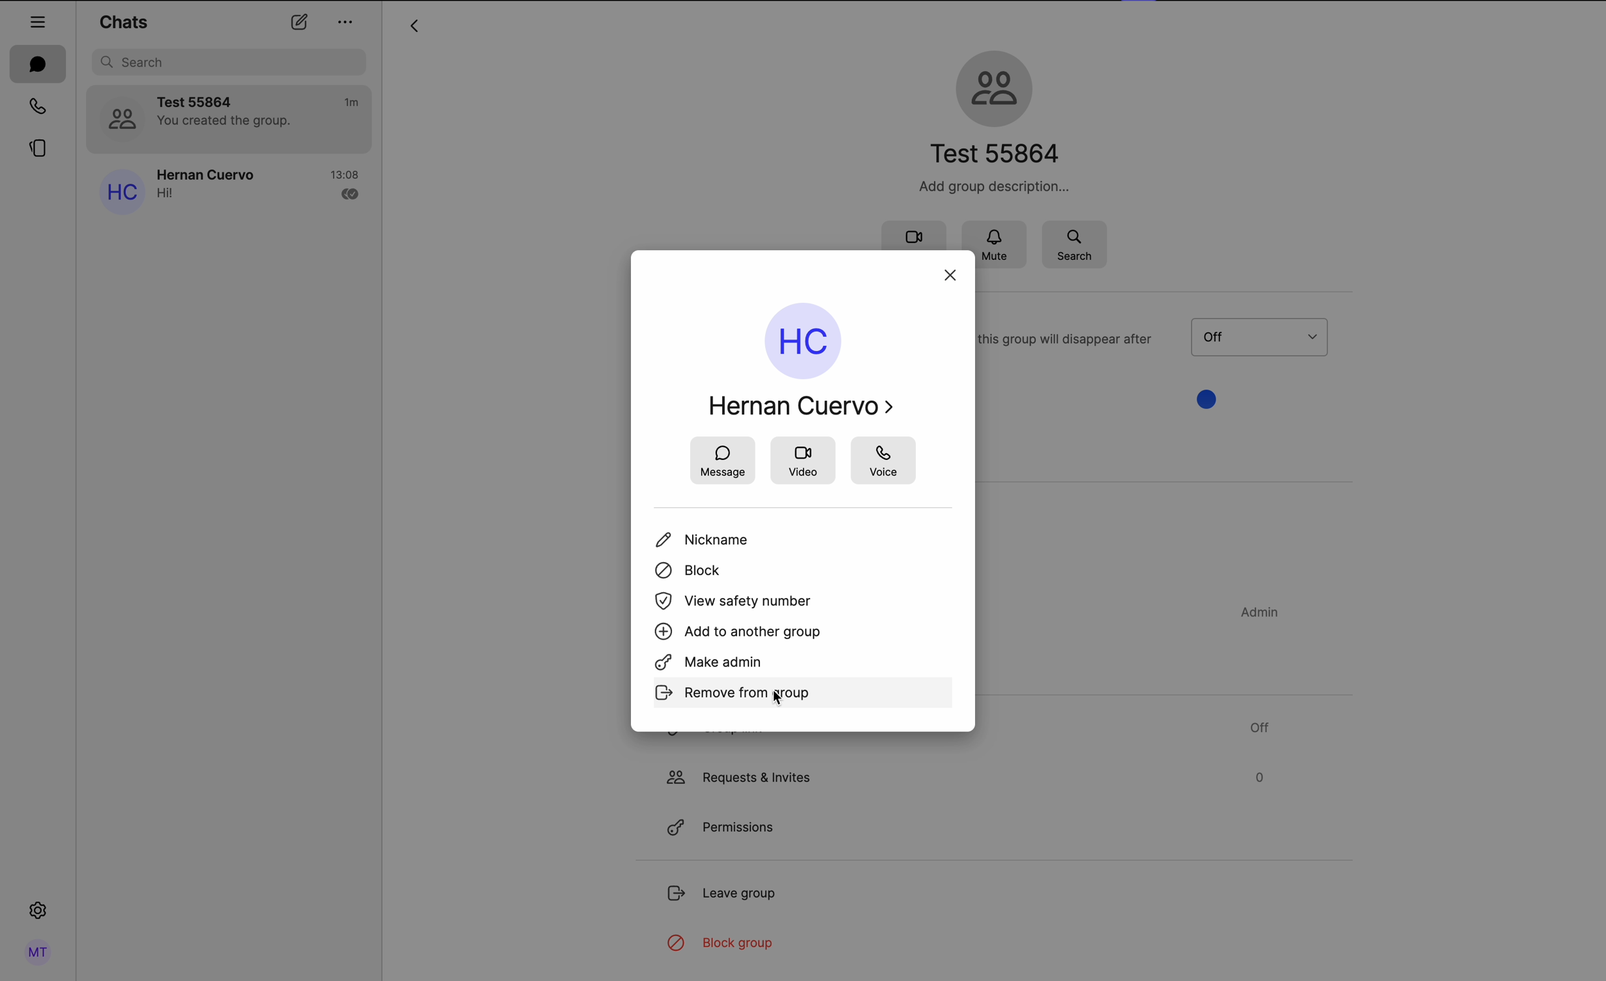 The height and width of the screenshot is (981, 1606). What do you see at coordinates (227, 189) in the screenshot?
I see `Hernan Cuervo chat` at bounding box center [227, 189].